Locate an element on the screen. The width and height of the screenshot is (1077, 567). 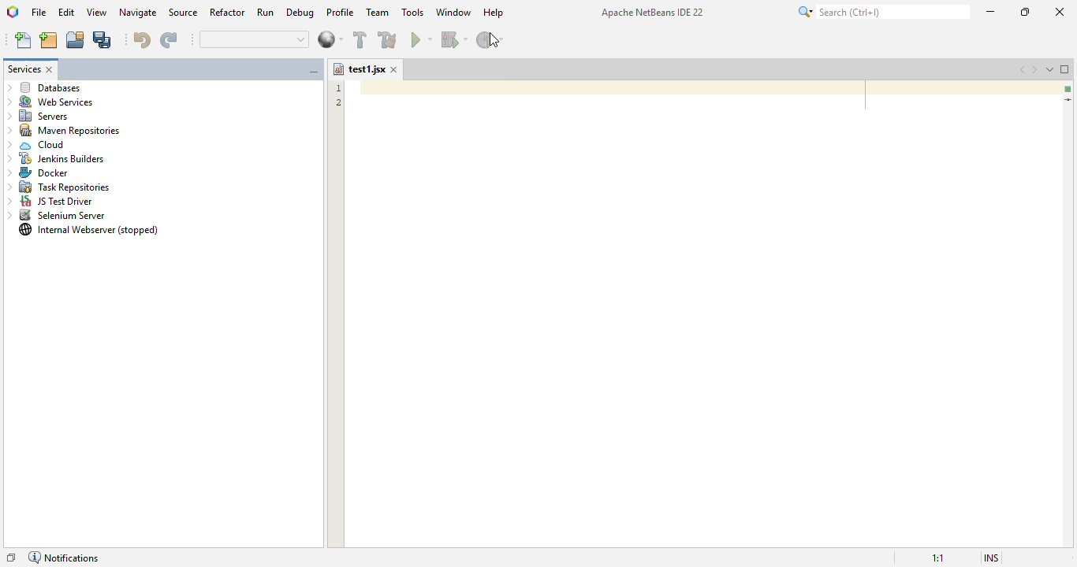
file is located at coordinates (39, 12).